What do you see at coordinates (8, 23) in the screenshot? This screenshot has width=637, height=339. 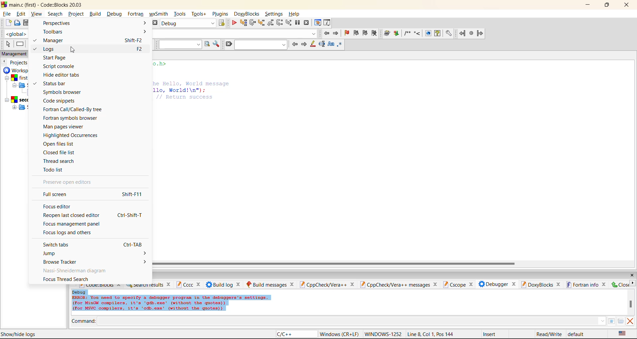 I see `new` at bounding box center [8, 23].